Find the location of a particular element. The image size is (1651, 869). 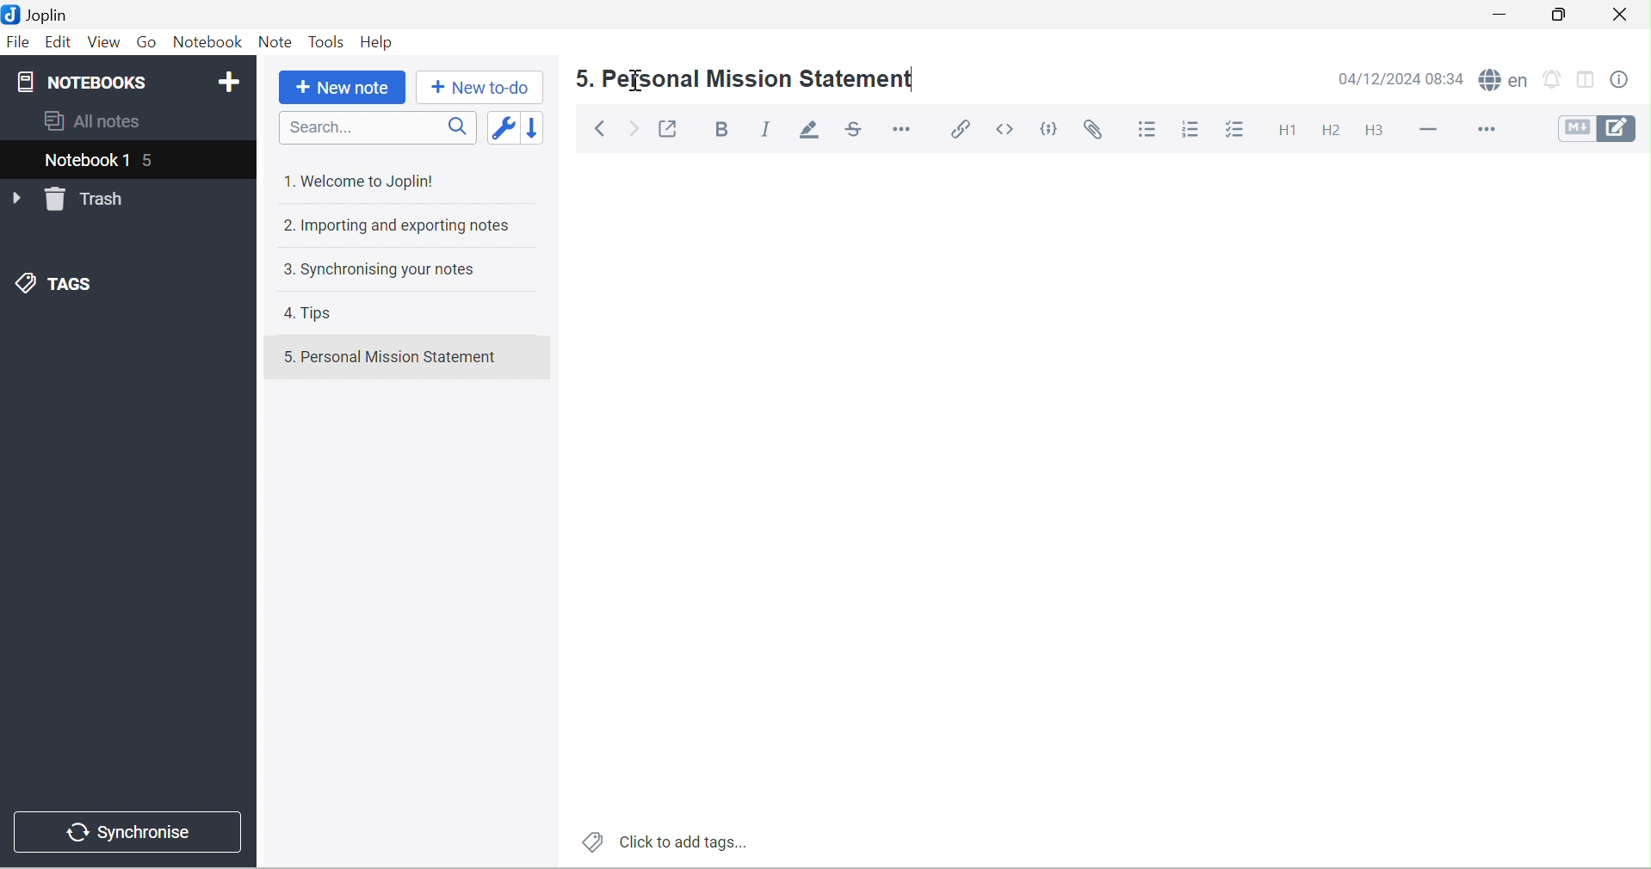

Numbered list is located at coordinates (1196, 131).